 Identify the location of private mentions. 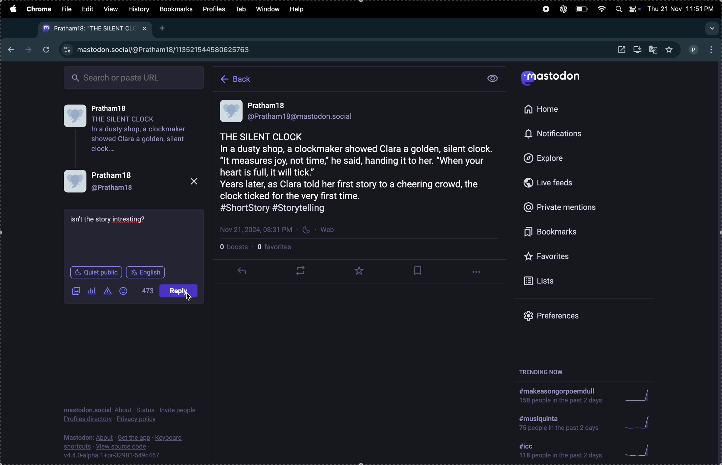
(568, 209).